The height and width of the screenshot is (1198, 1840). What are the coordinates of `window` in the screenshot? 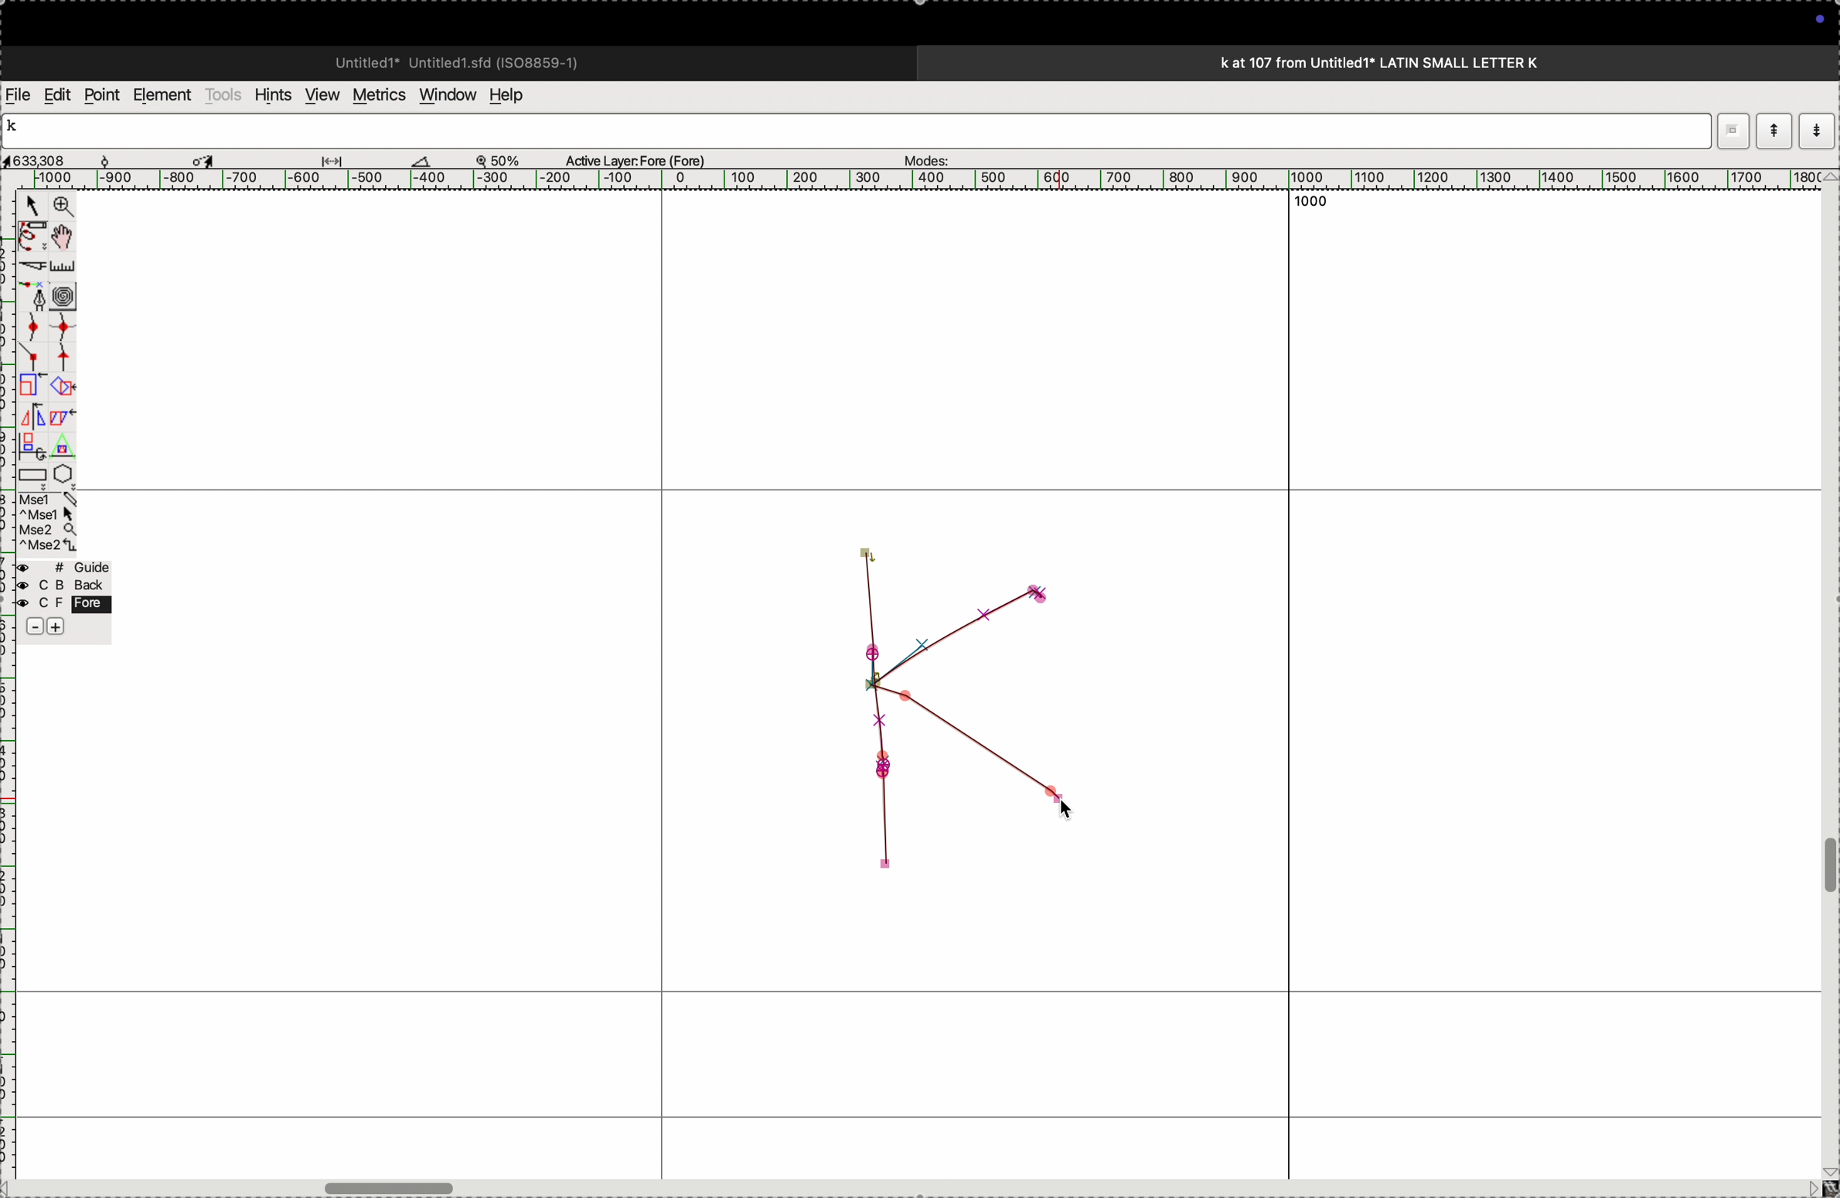 It's located at (445, 94).